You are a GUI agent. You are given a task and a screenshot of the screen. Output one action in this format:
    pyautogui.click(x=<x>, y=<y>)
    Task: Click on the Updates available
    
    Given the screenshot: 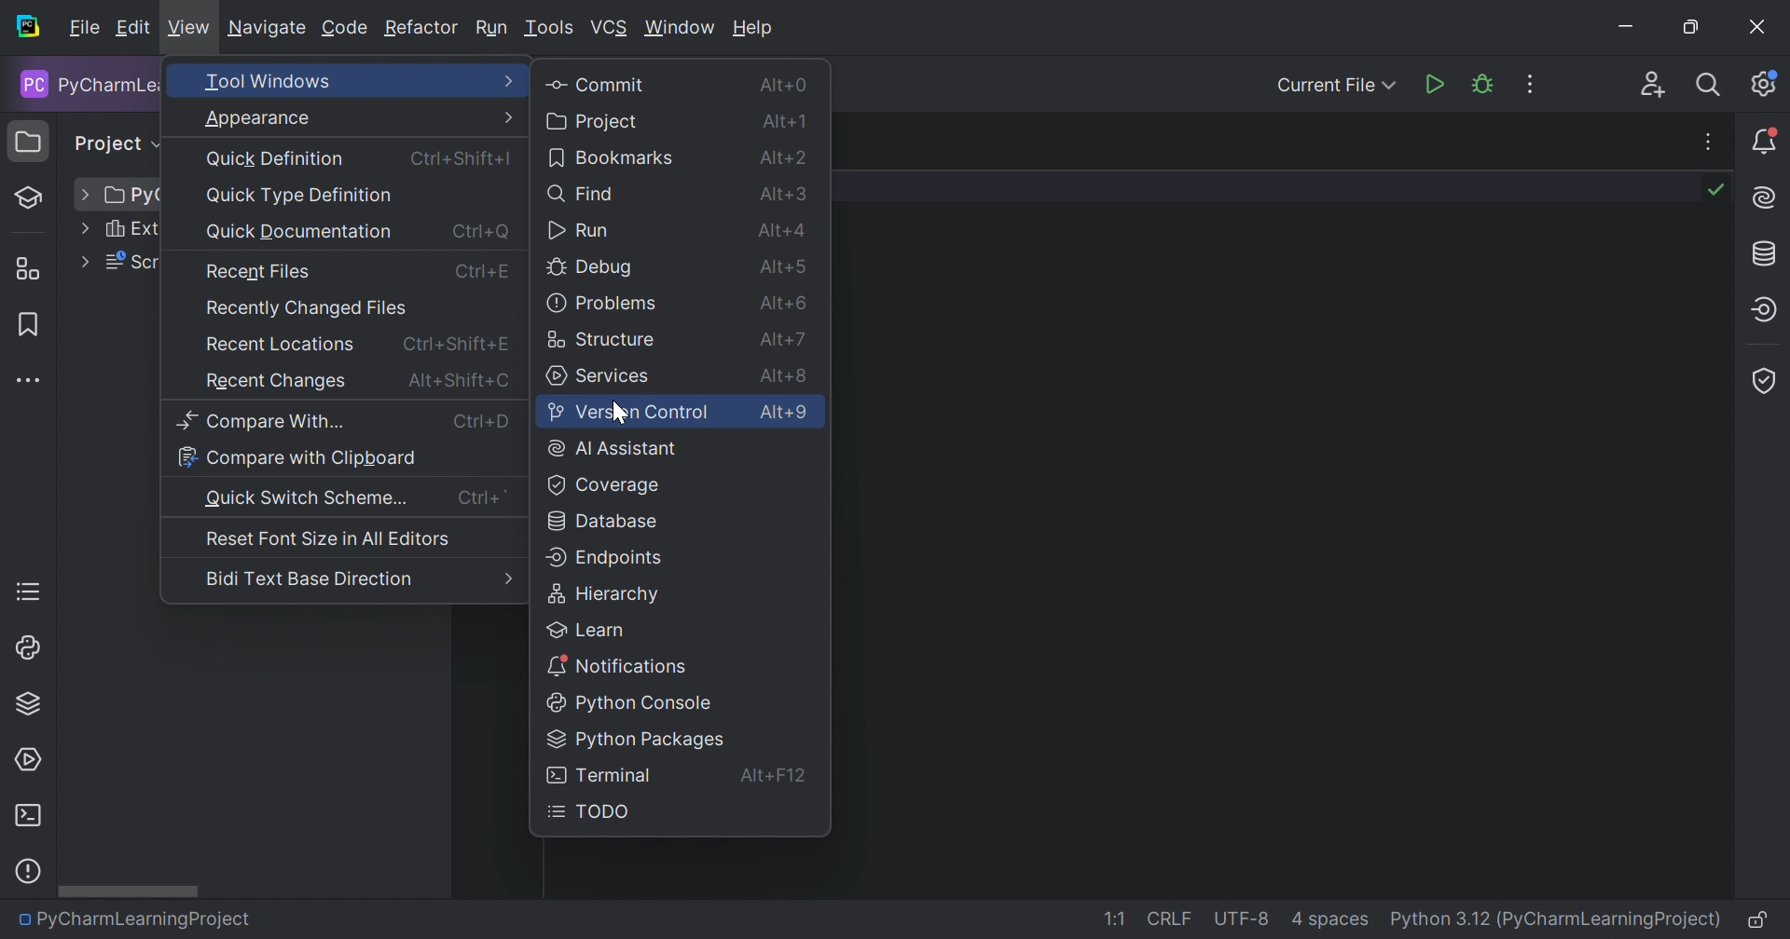 What is the action you would take?
    pyautogui.click(x=1765, y=140)
    